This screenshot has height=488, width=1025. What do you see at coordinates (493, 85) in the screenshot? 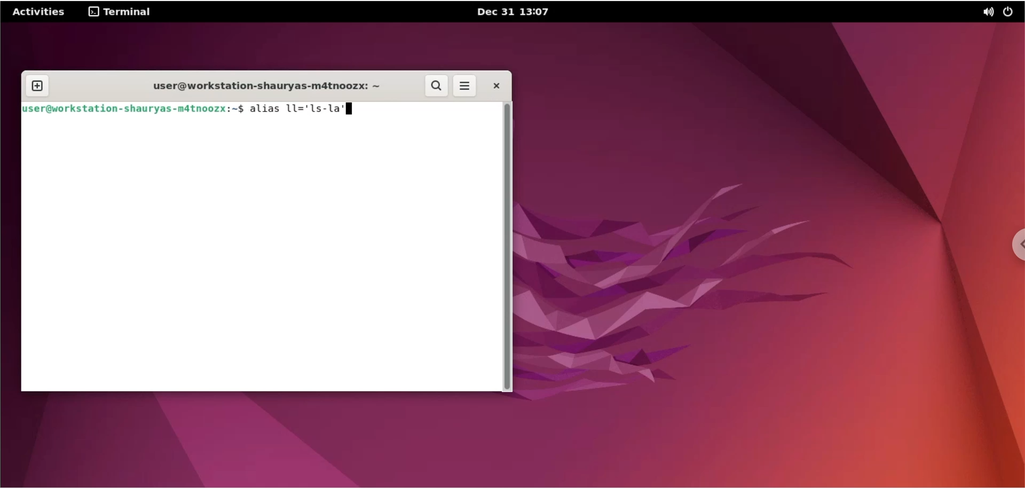
I see `close` at bounding box center [493, 85].